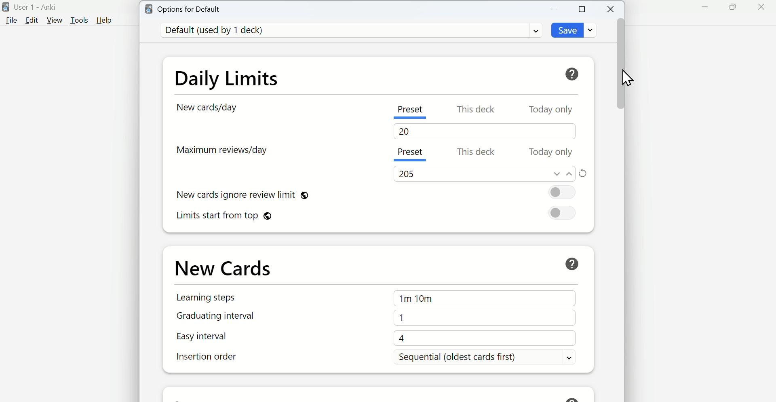 This screenshot has width=776, height=402. Describe the element at coordinates (406, 174) in the screenshot. I see `202` at that location.